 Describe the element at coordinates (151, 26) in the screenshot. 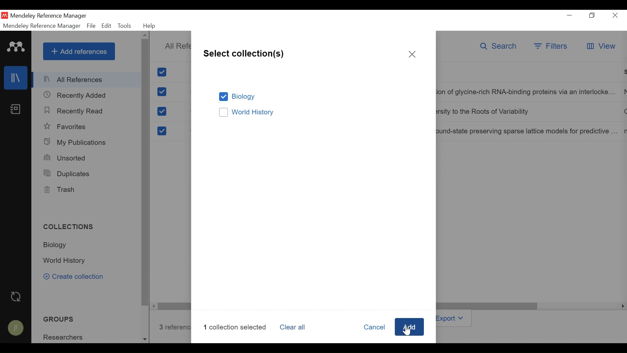

I see `Help` at that location.